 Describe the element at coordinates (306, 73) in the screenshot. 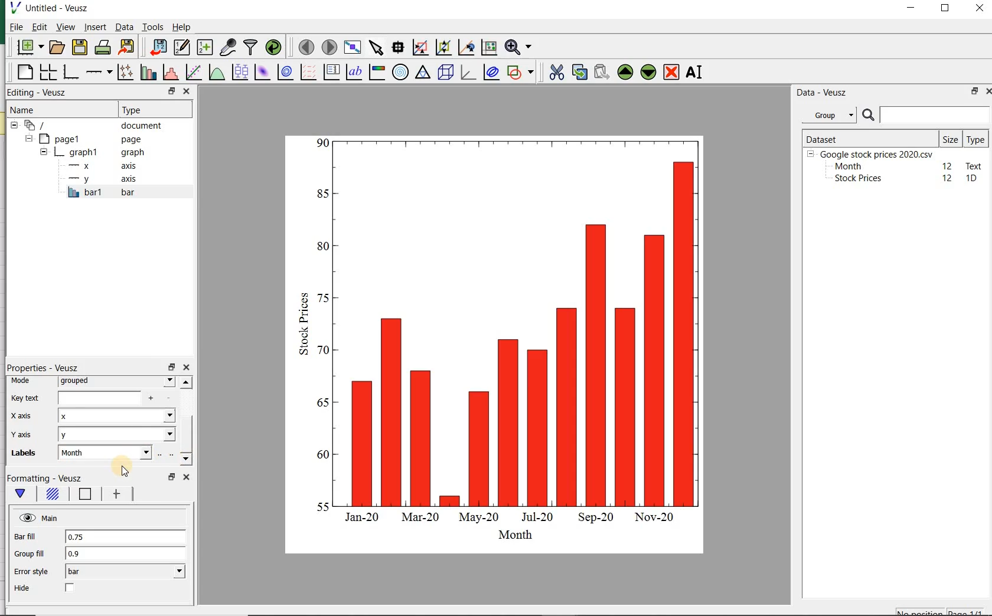

I see `plot a vector field` at that location.